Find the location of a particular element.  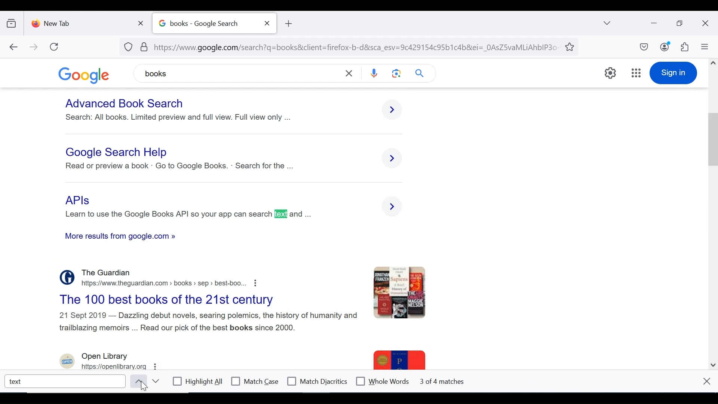

new tab is located at coordinates (80, 22).